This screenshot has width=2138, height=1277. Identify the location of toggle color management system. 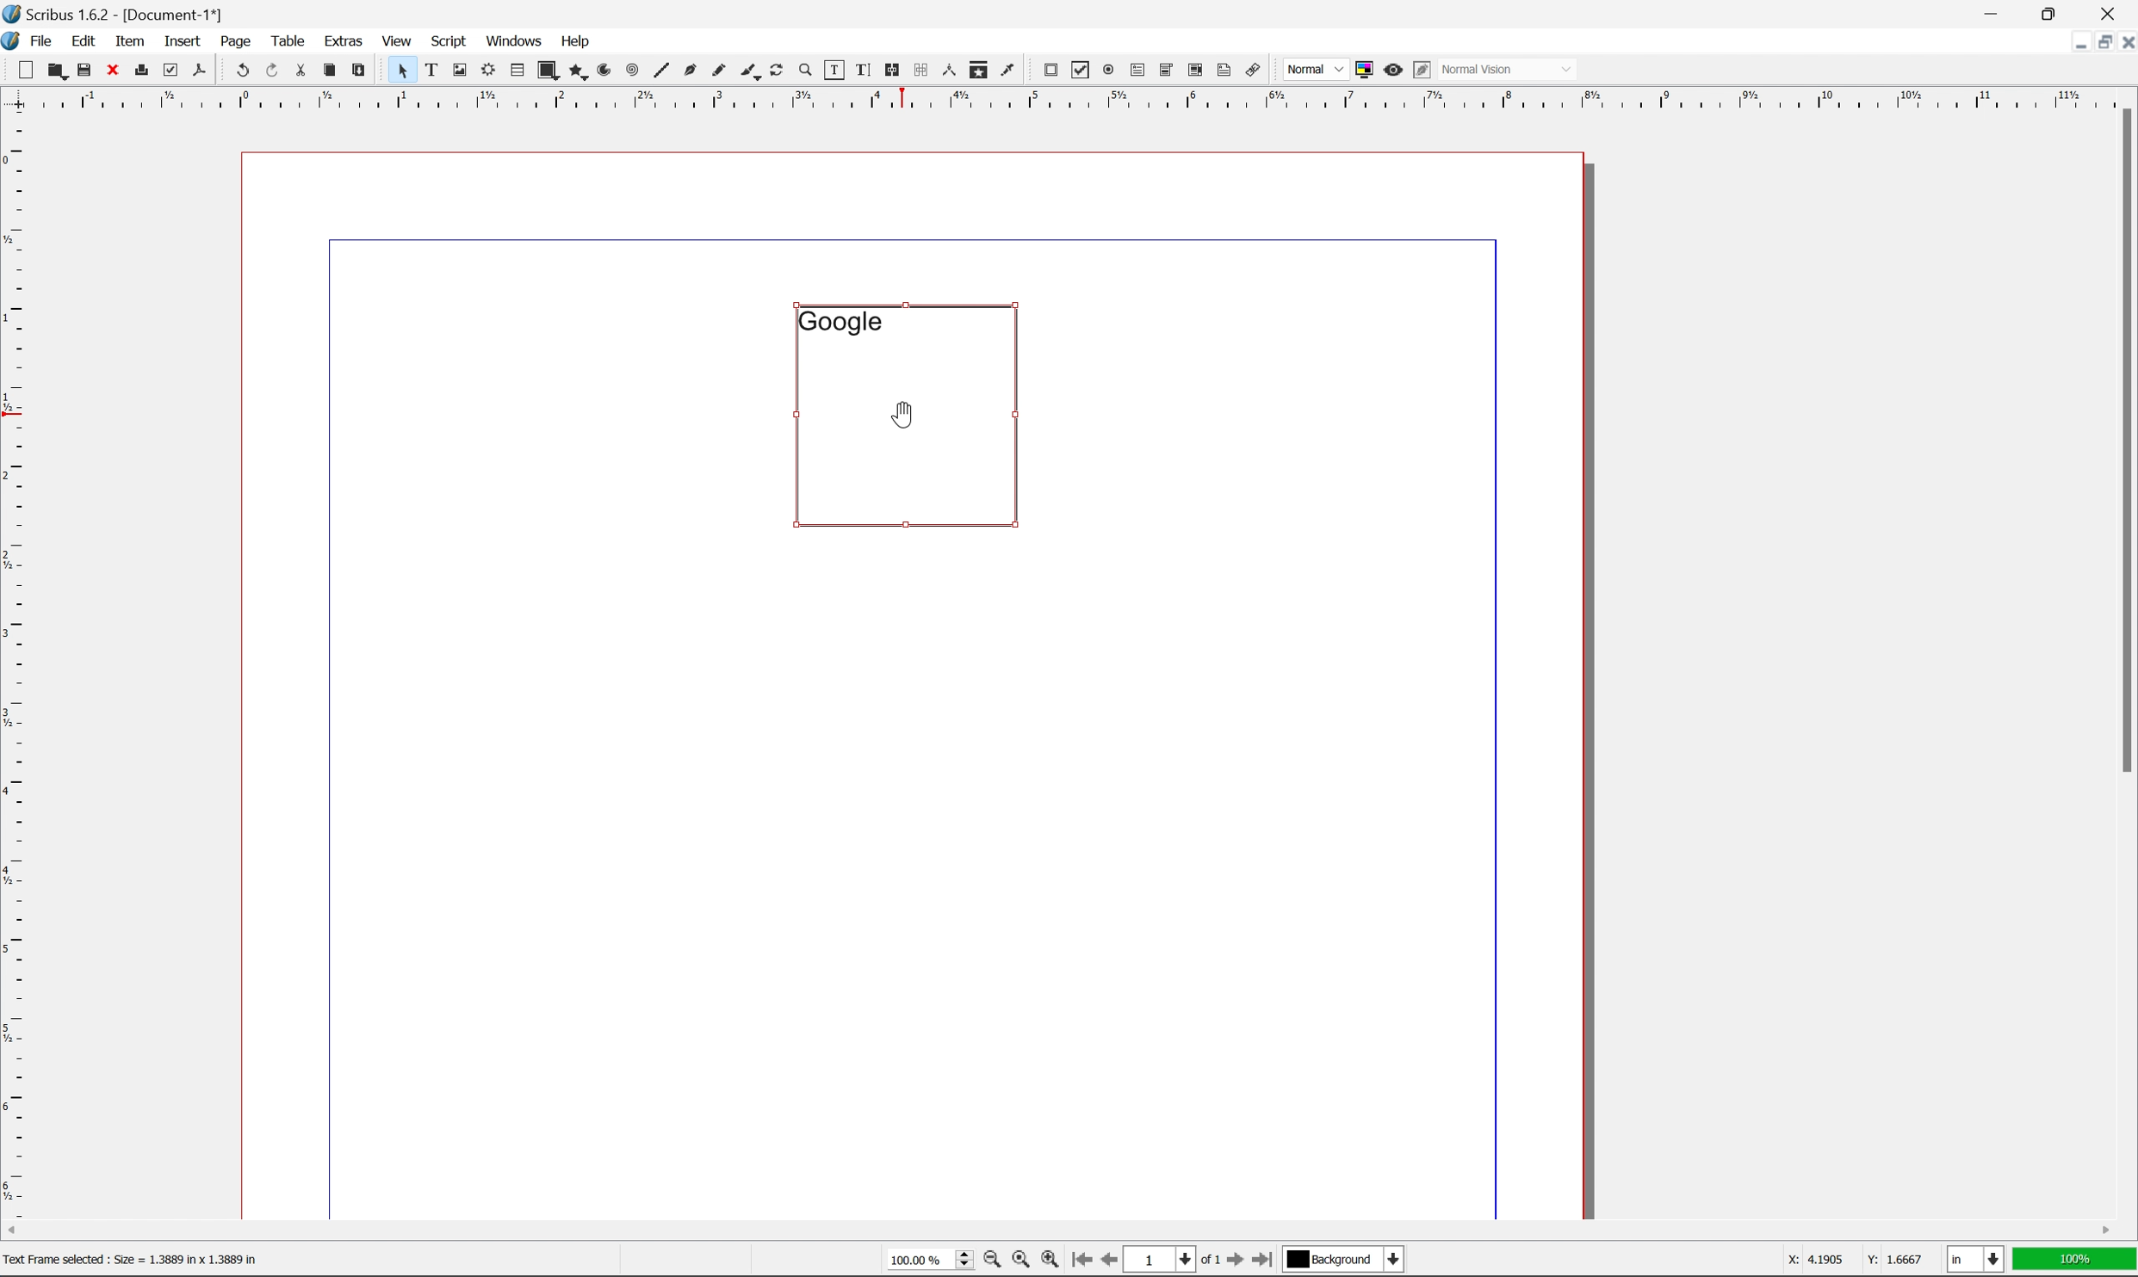
(1360, 69).